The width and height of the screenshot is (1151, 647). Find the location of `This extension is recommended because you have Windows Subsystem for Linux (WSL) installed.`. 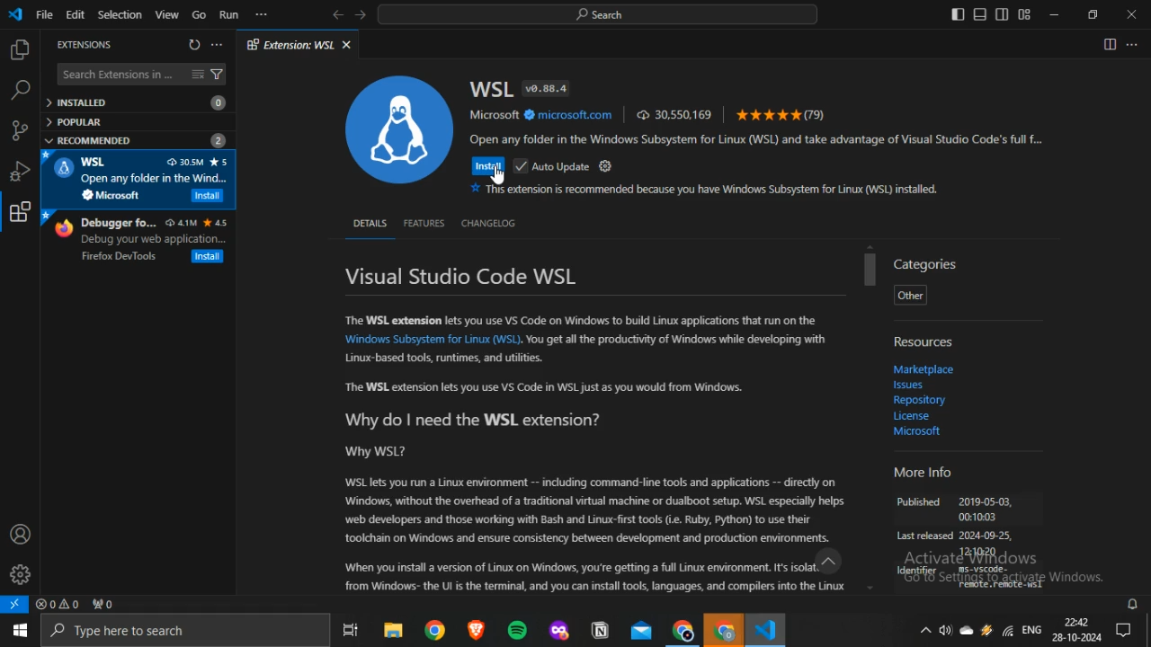

This extension is recommended because you have Windows Subsystem for Linux (WSL) installed. is located at coordinates (707, 189).